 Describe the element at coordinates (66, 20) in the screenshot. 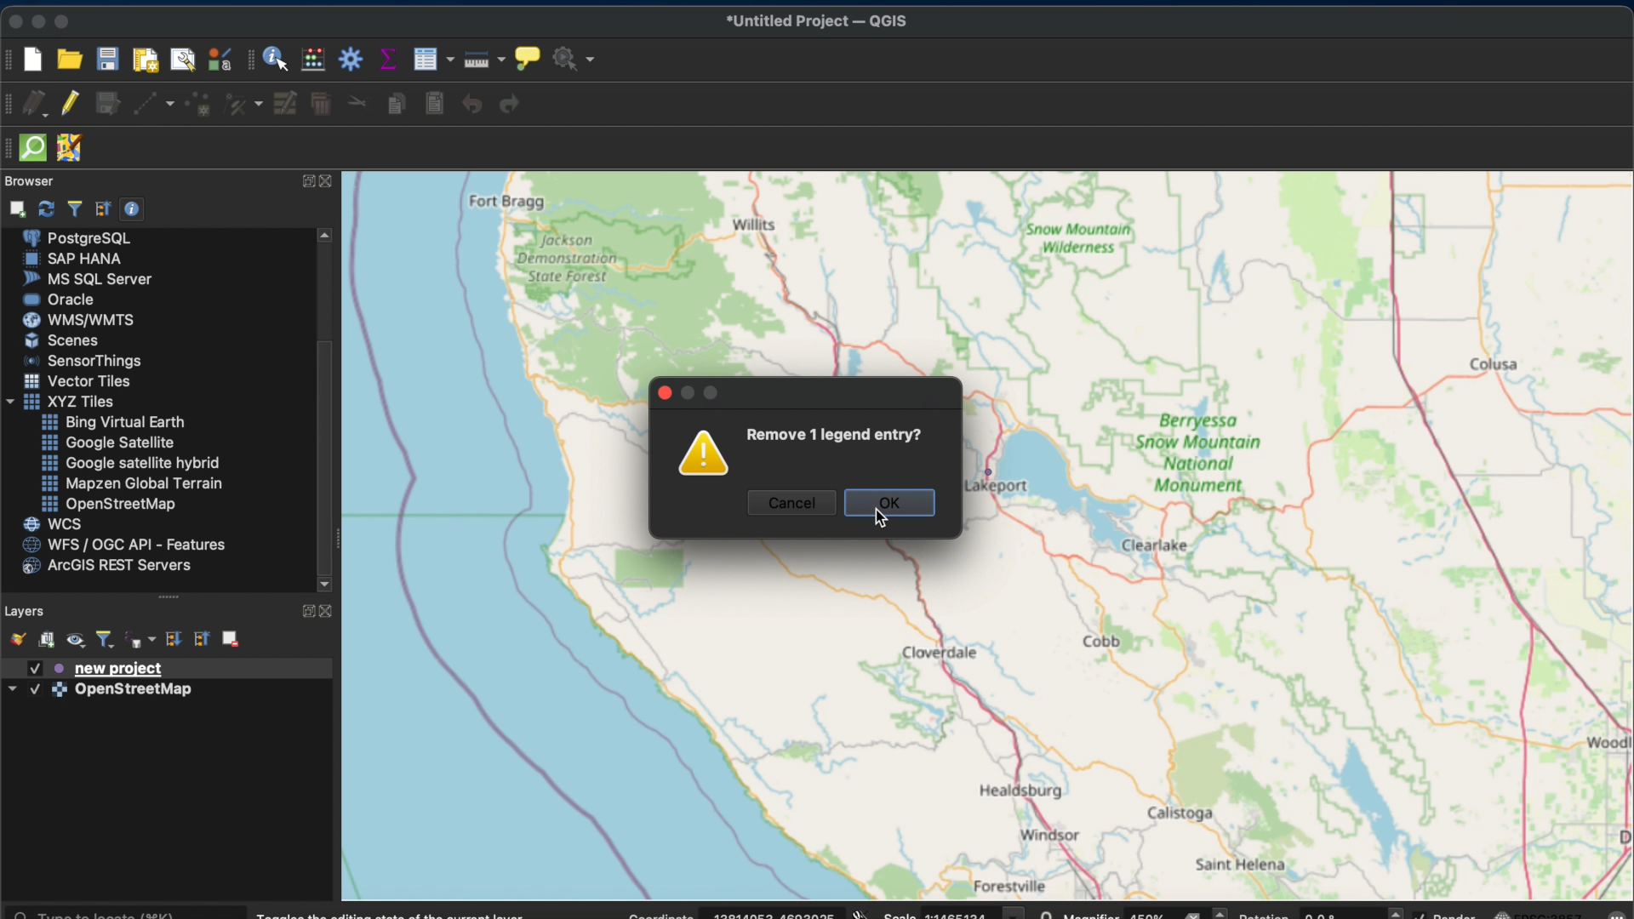

I see `maximize` at that location.